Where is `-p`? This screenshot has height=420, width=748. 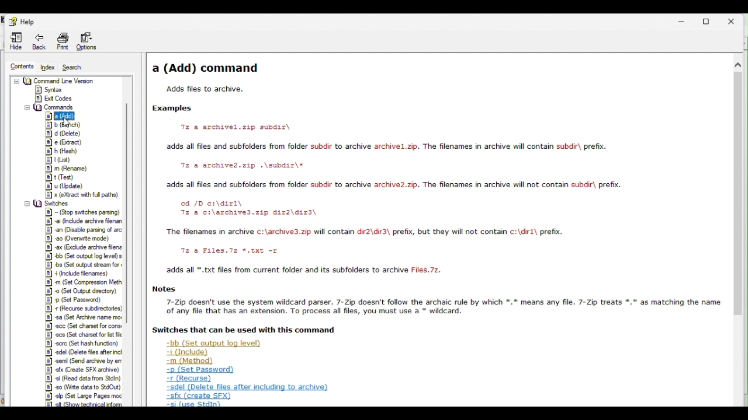 -p is located at coordinates (80, 299).